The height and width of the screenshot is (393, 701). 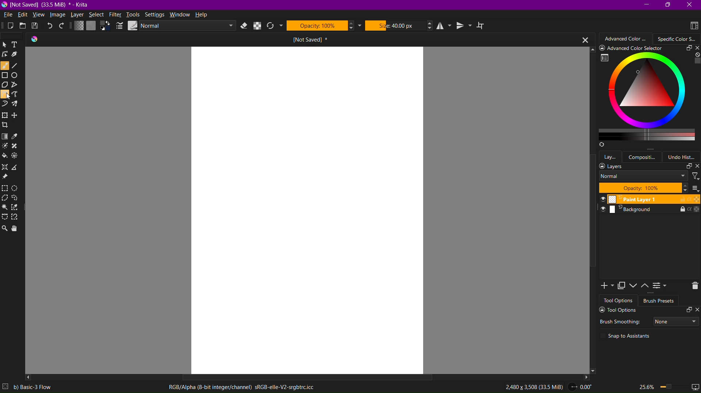 I want to click on Krita logo, so click(x=35, y=39).